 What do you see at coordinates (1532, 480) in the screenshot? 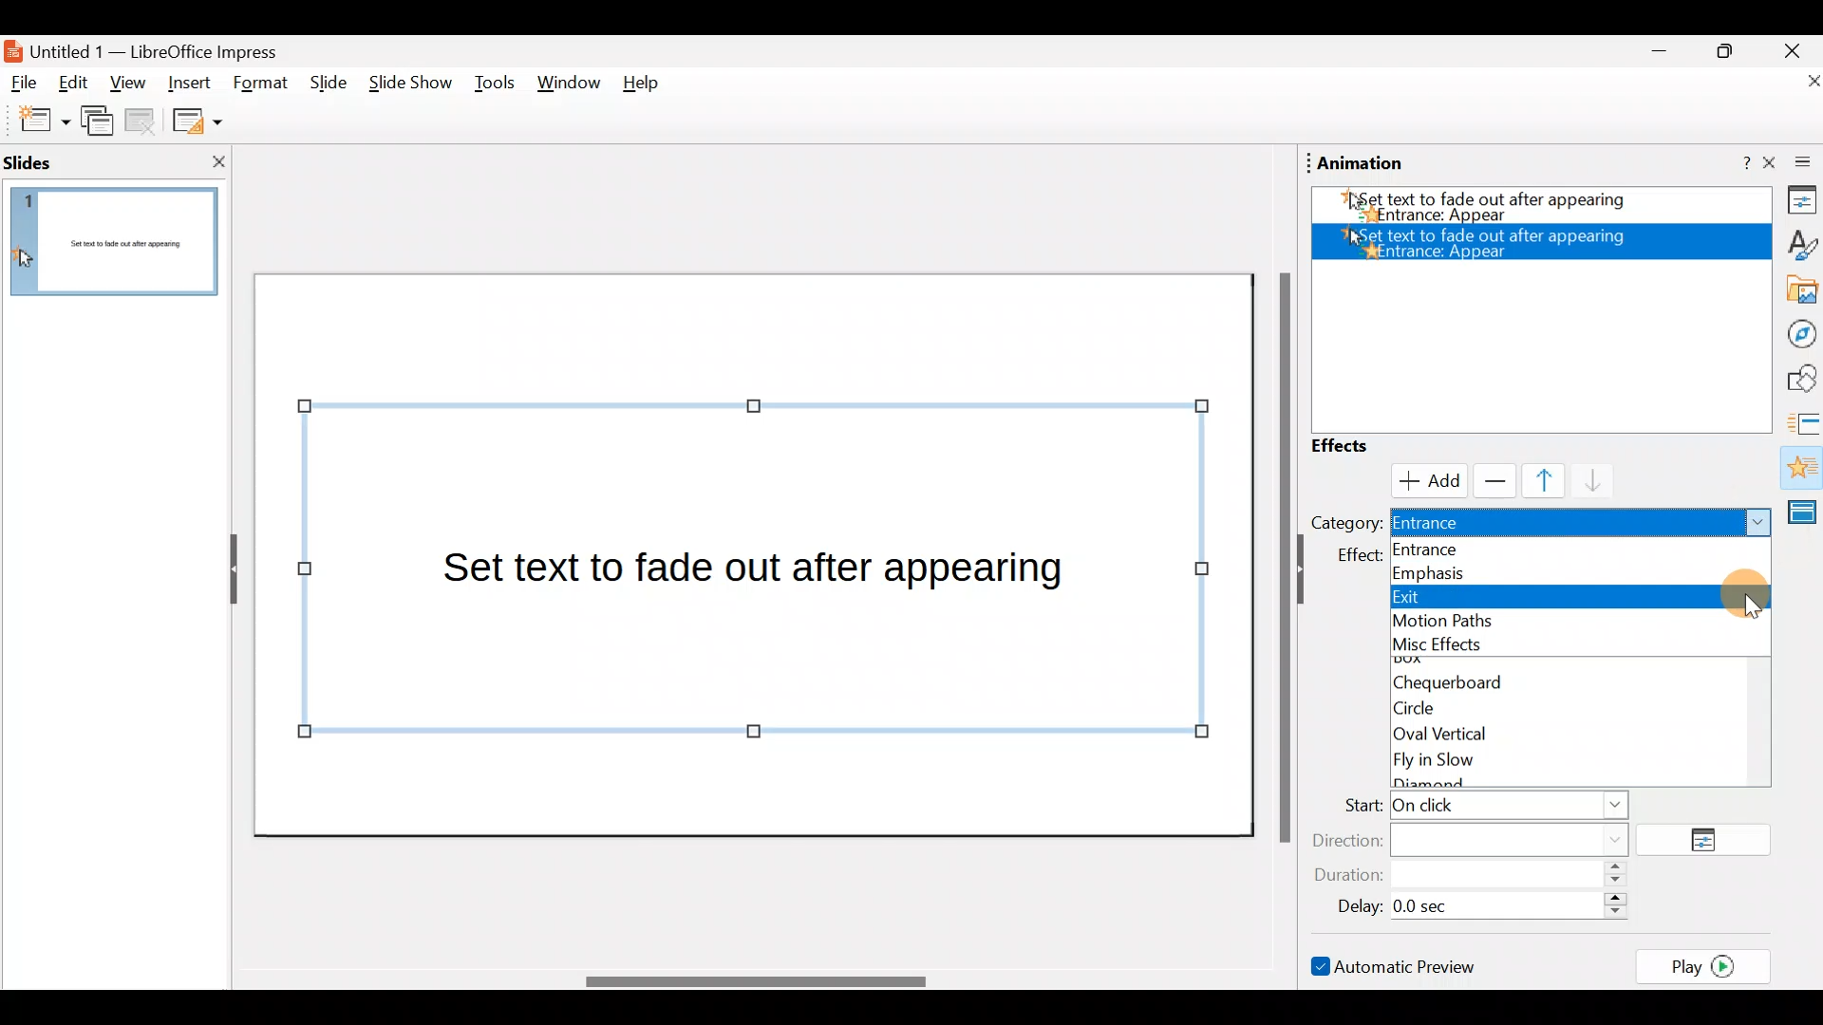
I see `Move up` at bounding box center [1532, 480].